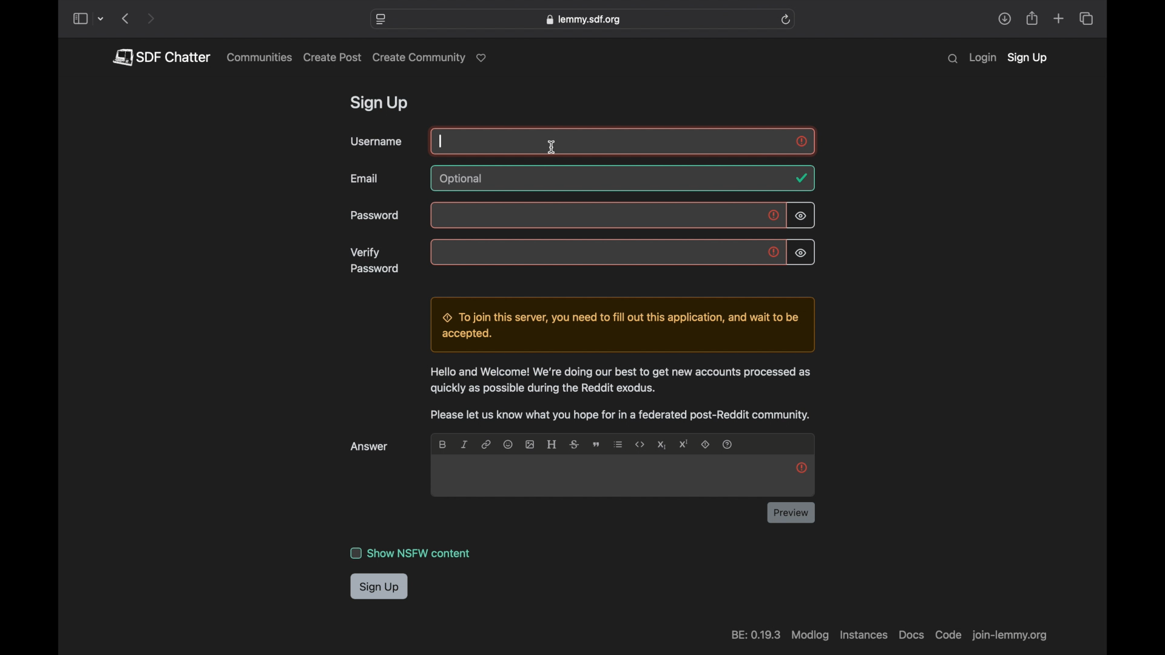  Describe the element at coordinates (862, 635) in the screenshot. I see `instances` at that location.